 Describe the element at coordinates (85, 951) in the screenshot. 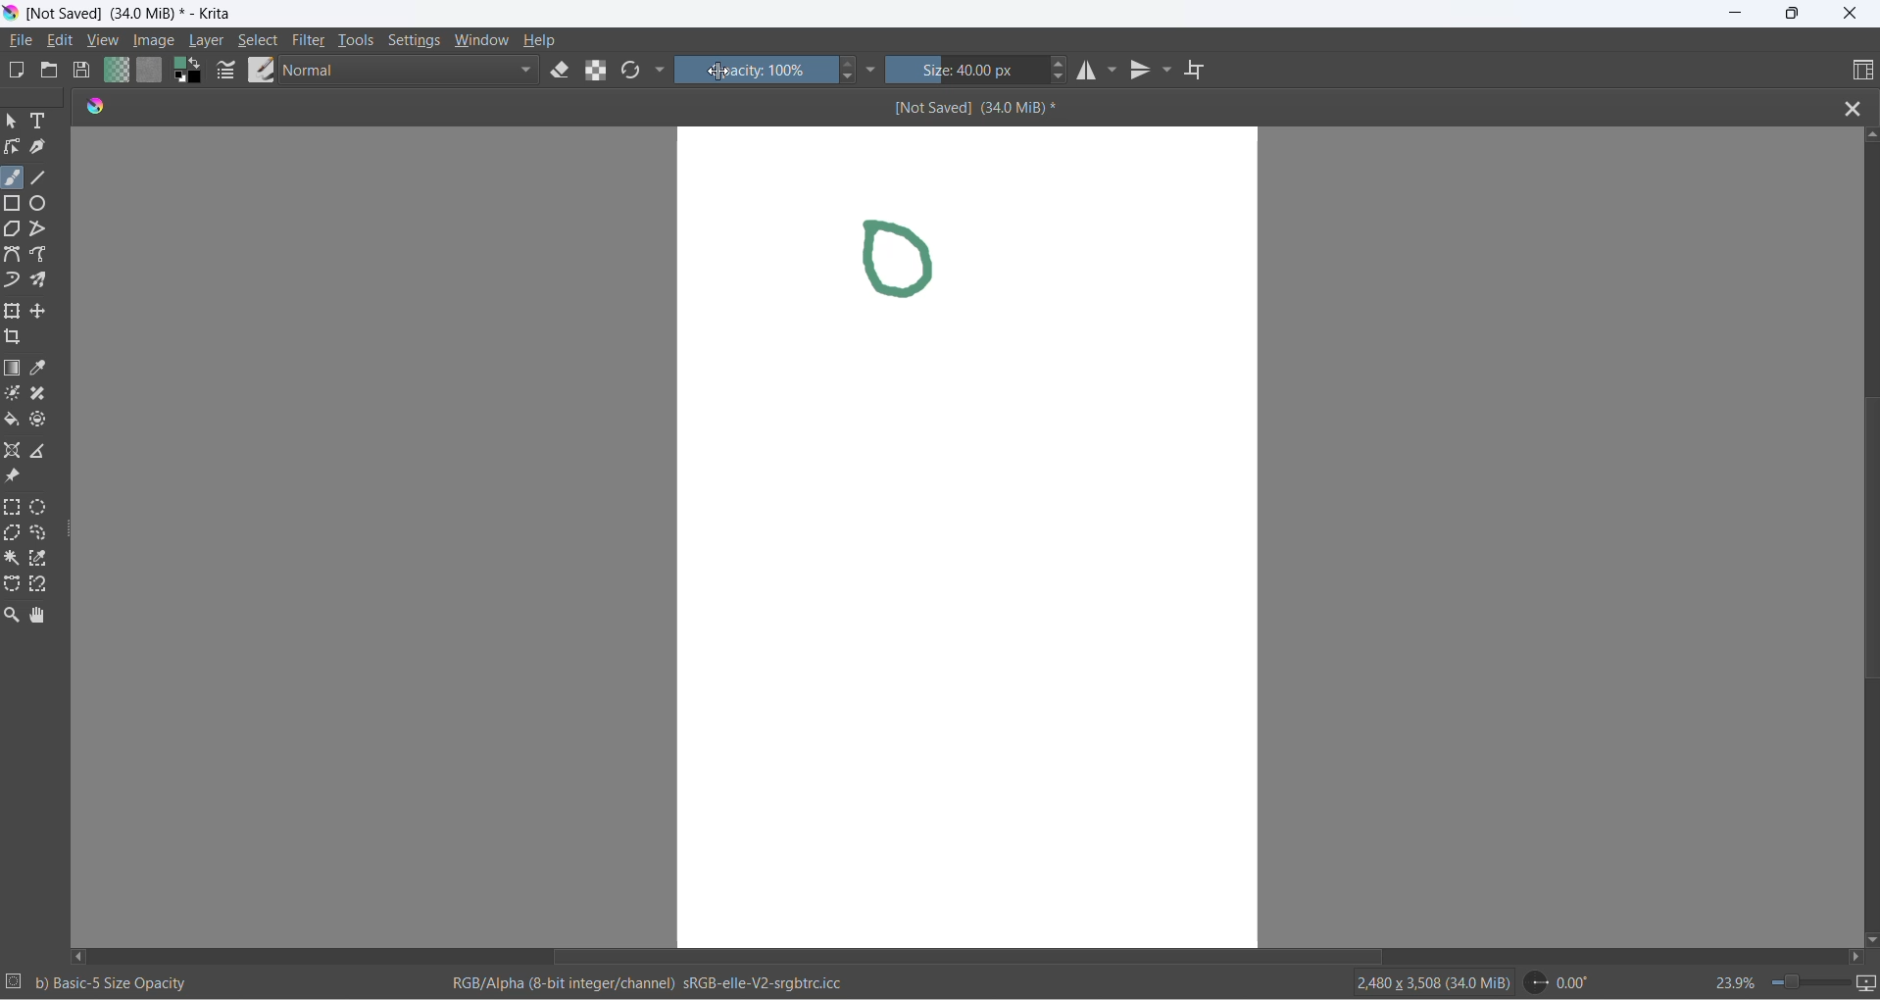

I see `scroll left button` at that location.